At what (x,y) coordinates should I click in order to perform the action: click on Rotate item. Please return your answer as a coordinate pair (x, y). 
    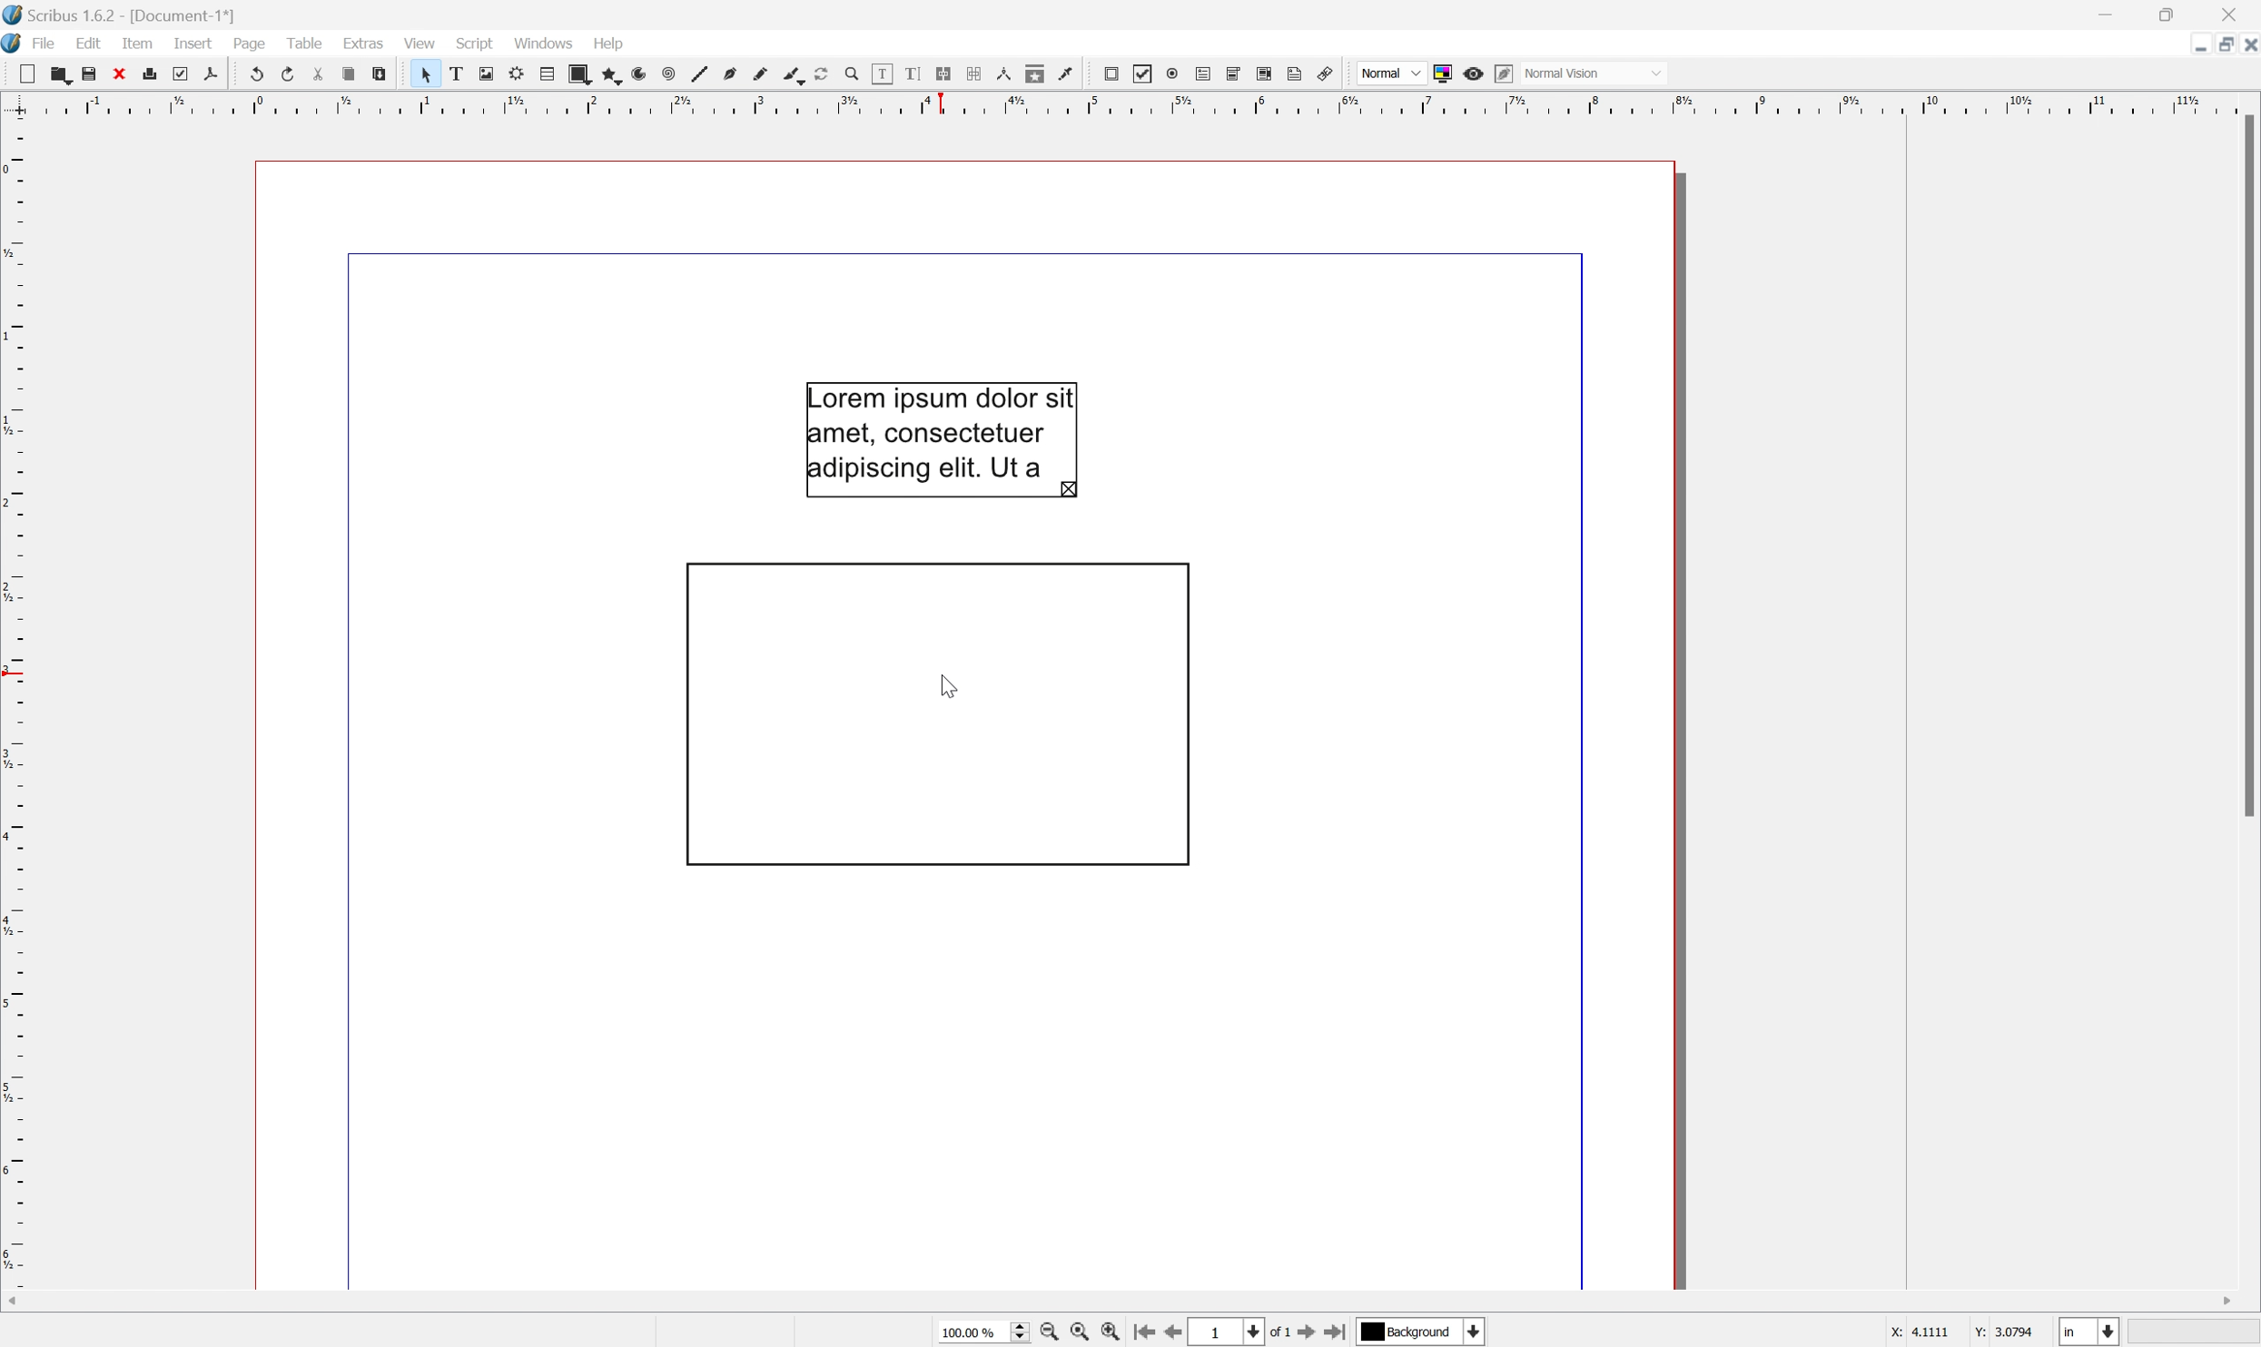
    Looking at the image, I should click on (933, 714).